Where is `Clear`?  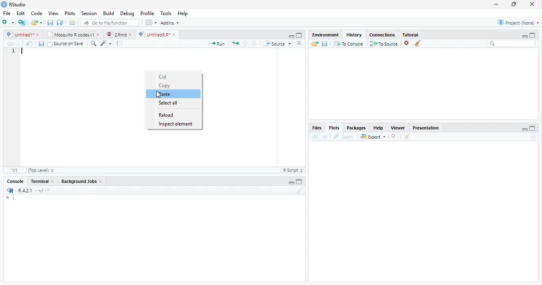
Clear is located at coordinates (300, 190).